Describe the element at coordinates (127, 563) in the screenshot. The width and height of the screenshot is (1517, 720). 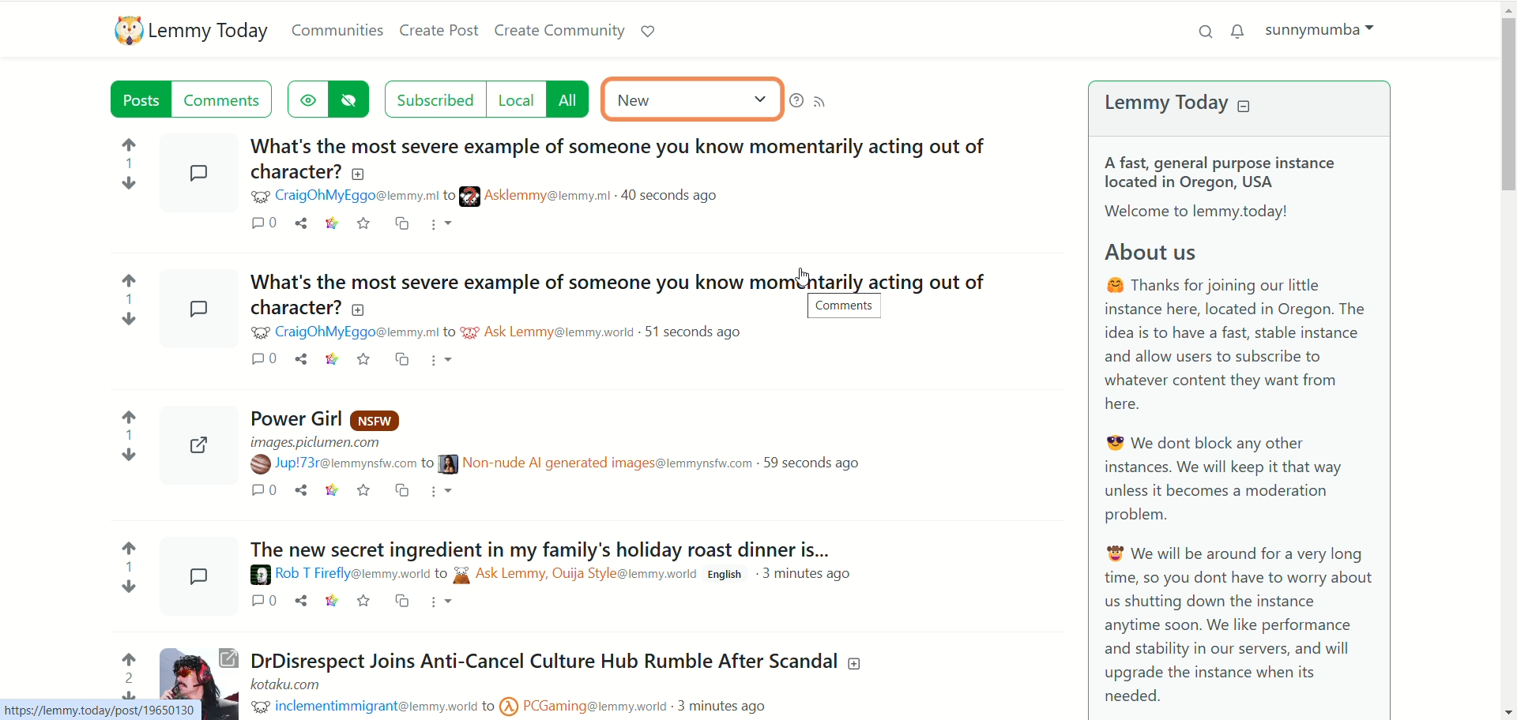
I see `vote` at that location.